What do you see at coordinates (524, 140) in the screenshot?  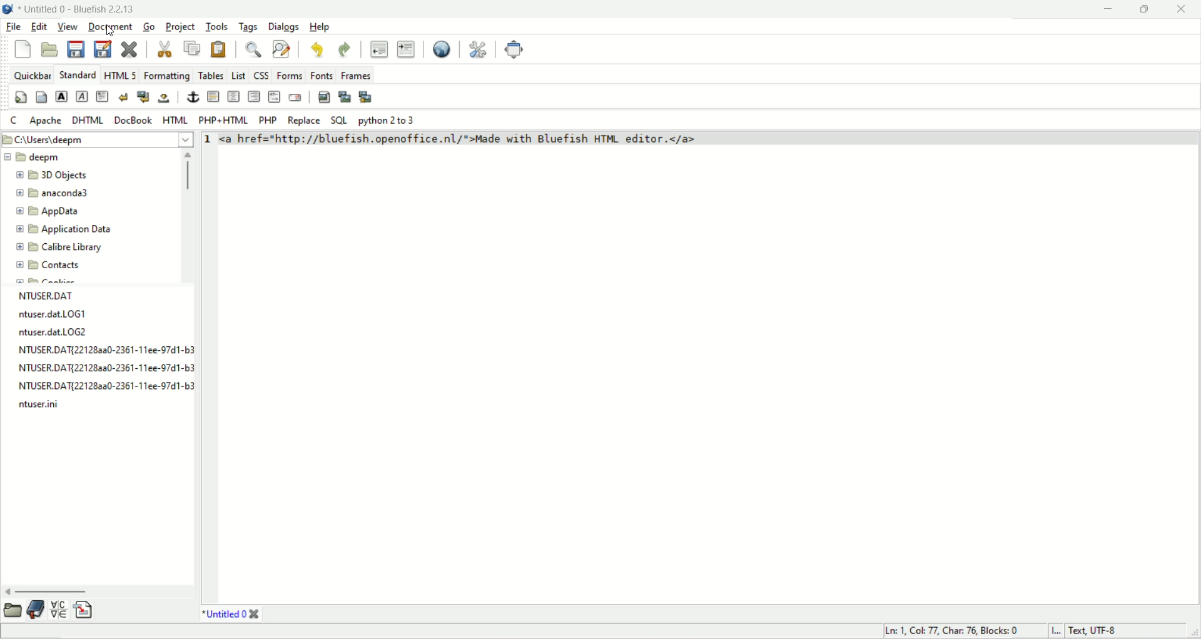 I see `code` at bounding box center [524, 140].